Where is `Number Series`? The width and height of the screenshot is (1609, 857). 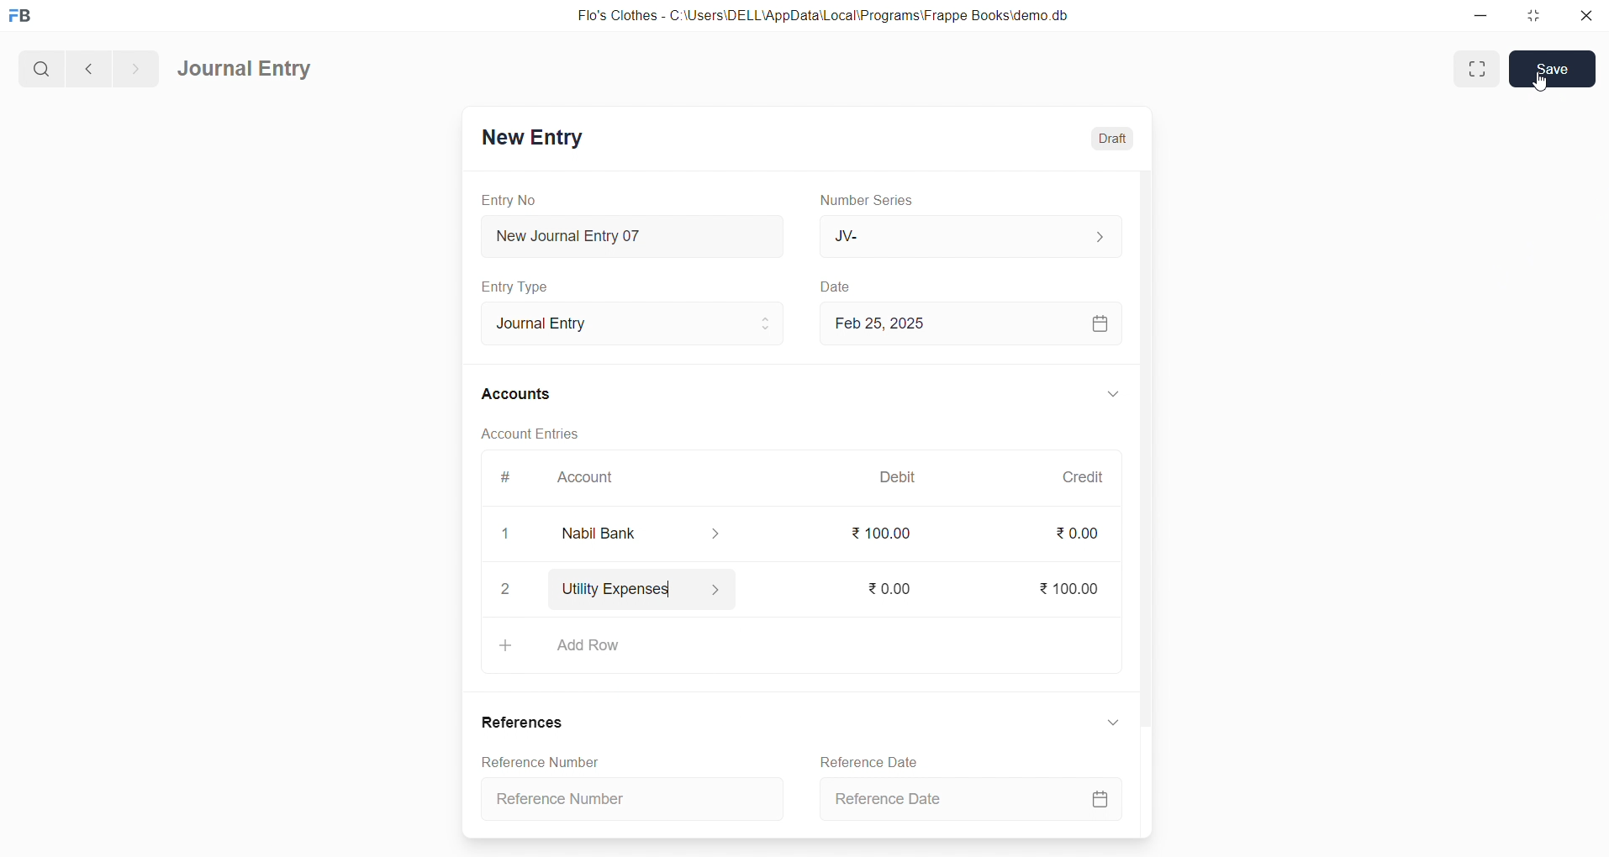 Number Series is located at coordinates (872, 201).